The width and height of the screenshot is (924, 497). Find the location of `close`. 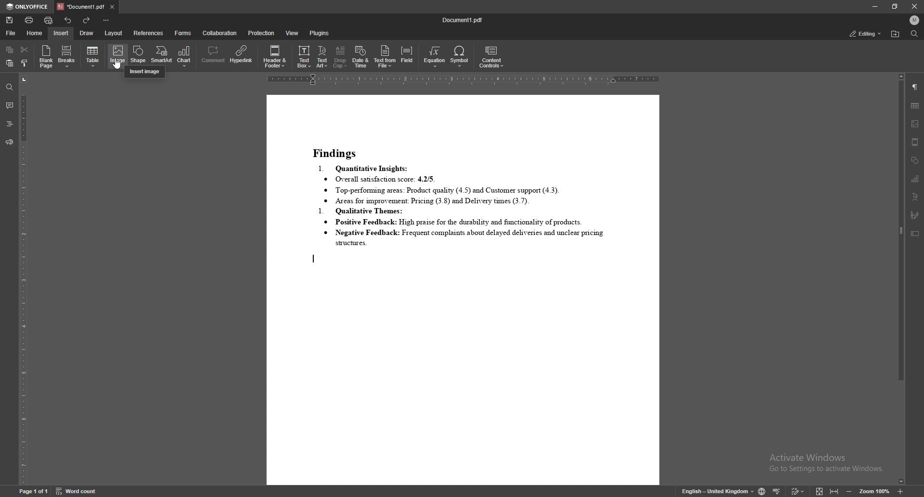

close is located at coordinates (915, 7).